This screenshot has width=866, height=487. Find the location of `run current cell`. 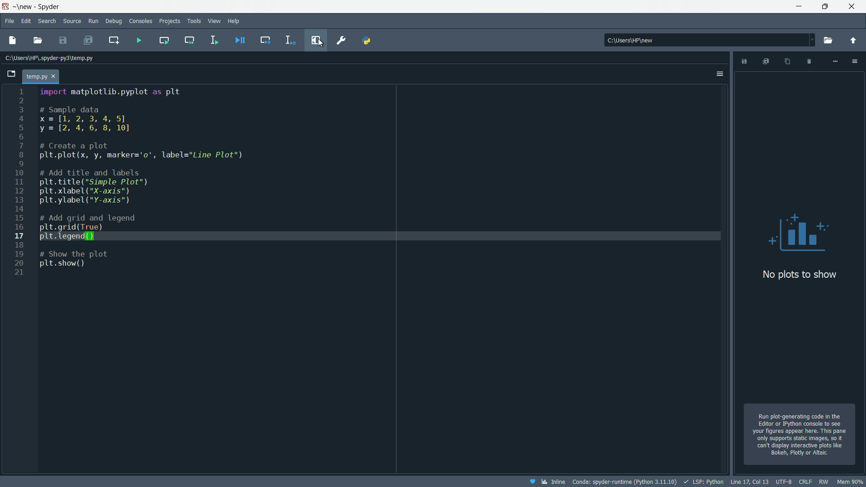

run current cell is located at coordinates (164, 41).